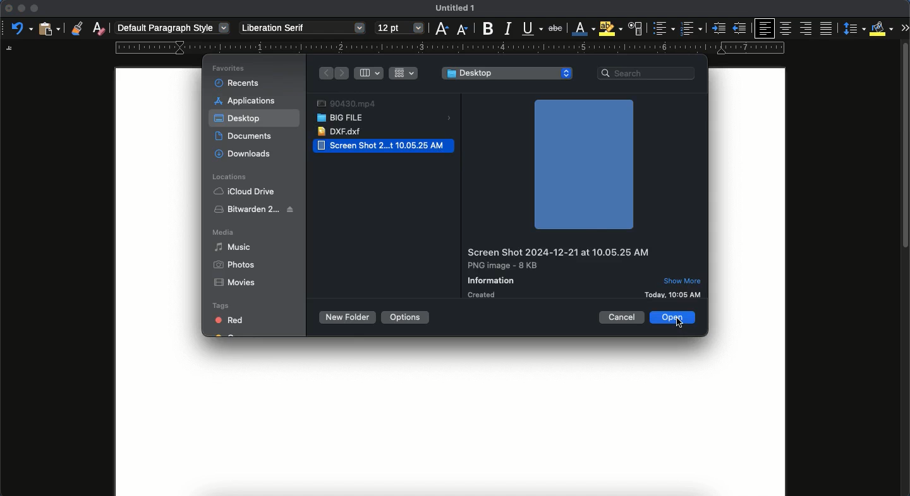  I want to click on click, so click(681, 327).